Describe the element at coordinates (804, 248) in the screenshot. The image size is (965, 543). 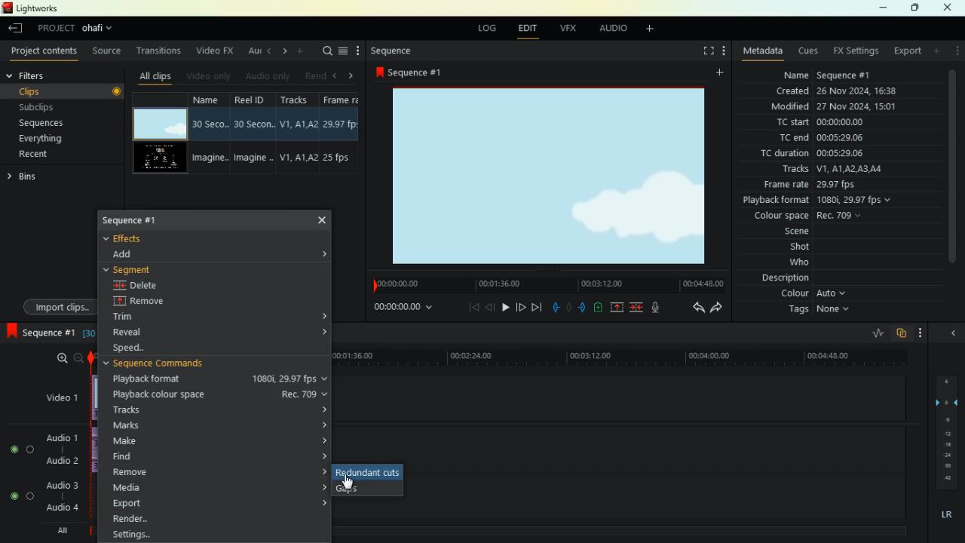
I see `shot` at that location.